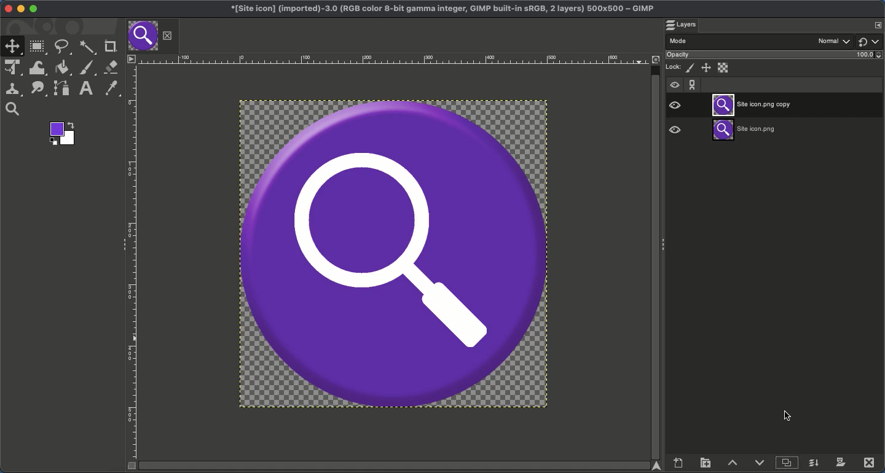 Image resolution: width=885 pixels, height=473 pixels. I want to click on Rectangular selector, so click(37, 48).